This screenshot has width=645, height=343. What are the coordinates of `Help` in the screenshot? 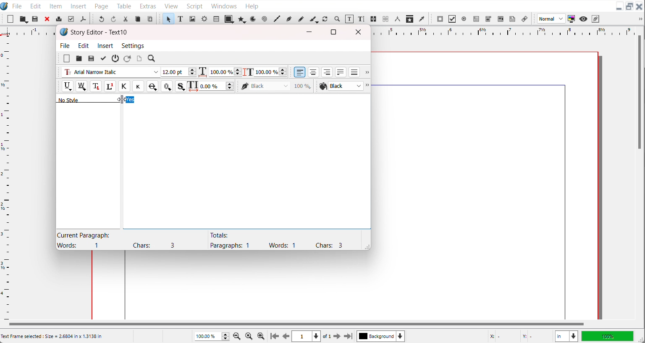 It's located at (252, 5).